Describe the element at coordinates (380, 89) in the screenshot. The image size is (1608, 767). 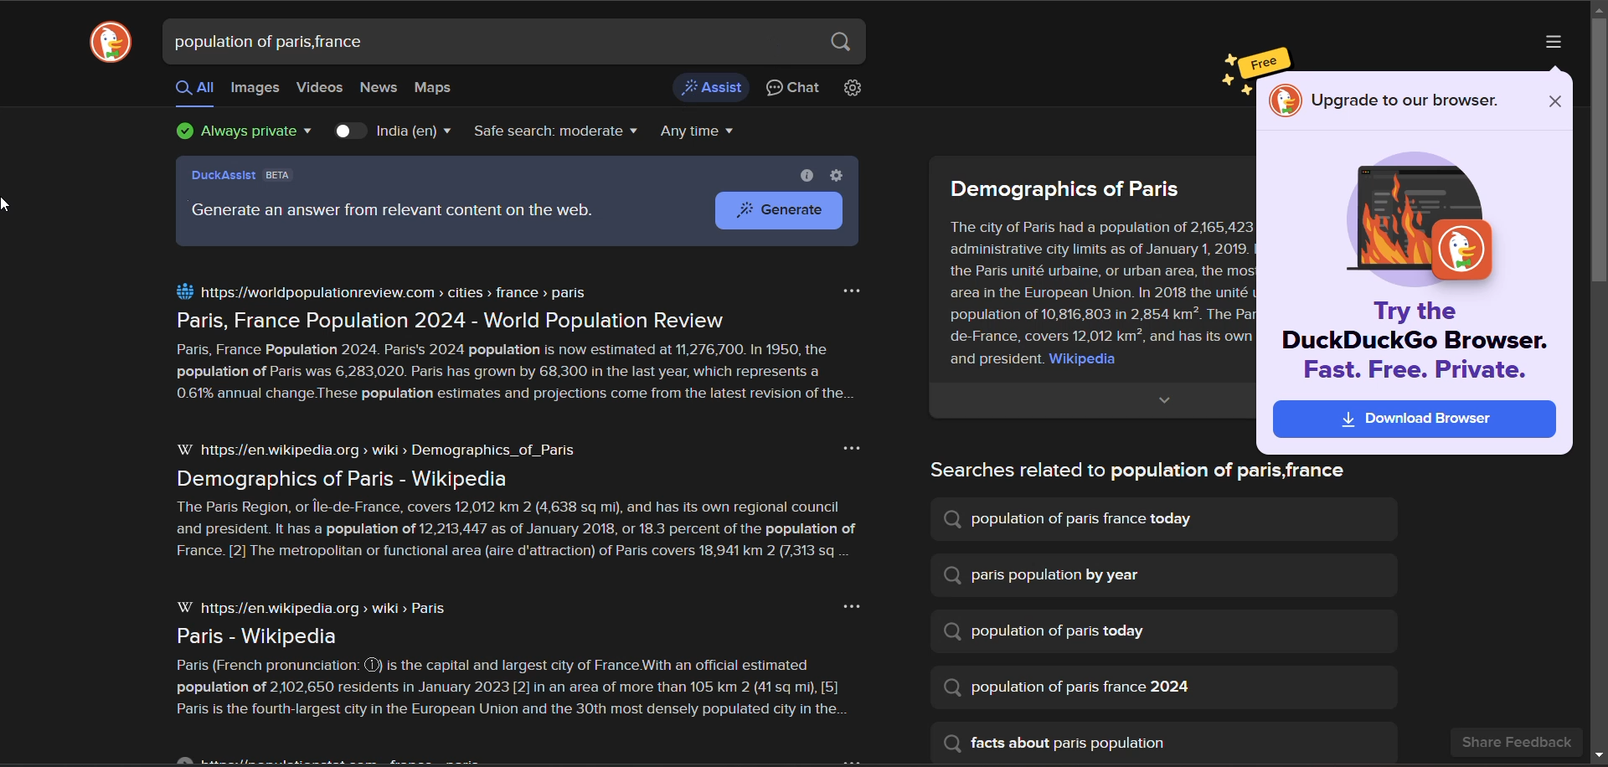
I see `news` at that location.